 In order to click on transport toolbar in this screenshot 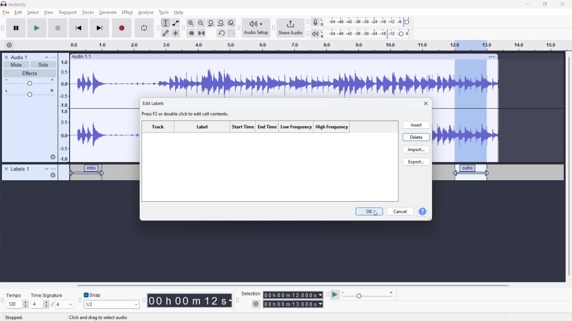, I will do `click(3, 29)`.